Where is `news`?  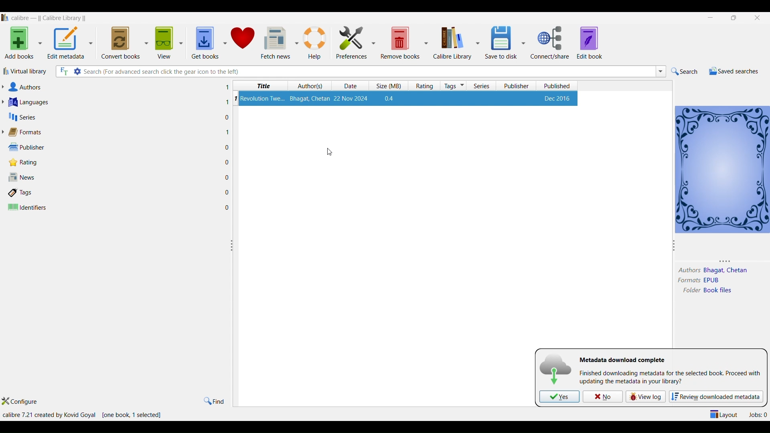 news is located at coordinates (23, 178).